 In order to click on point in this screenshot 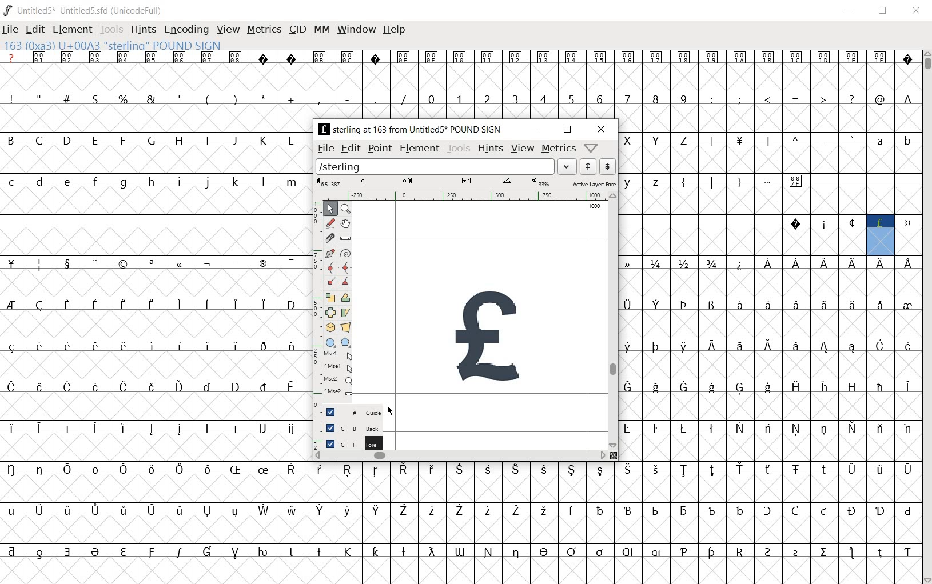, I will do `click(380, 148)`.